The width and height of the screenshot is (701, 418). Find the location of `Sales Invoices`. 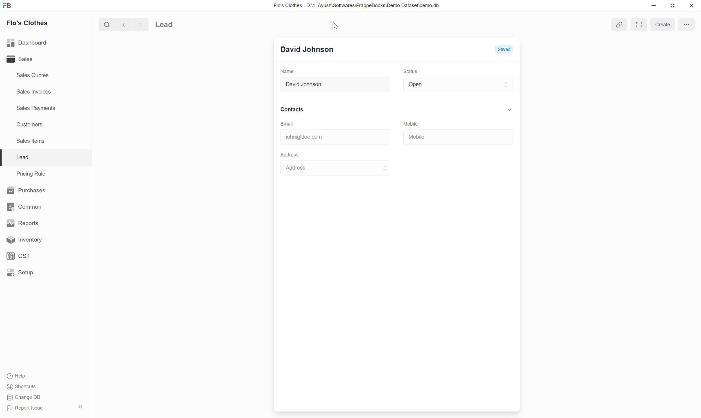

Sales Invoices is located at coordinates (36, 92).